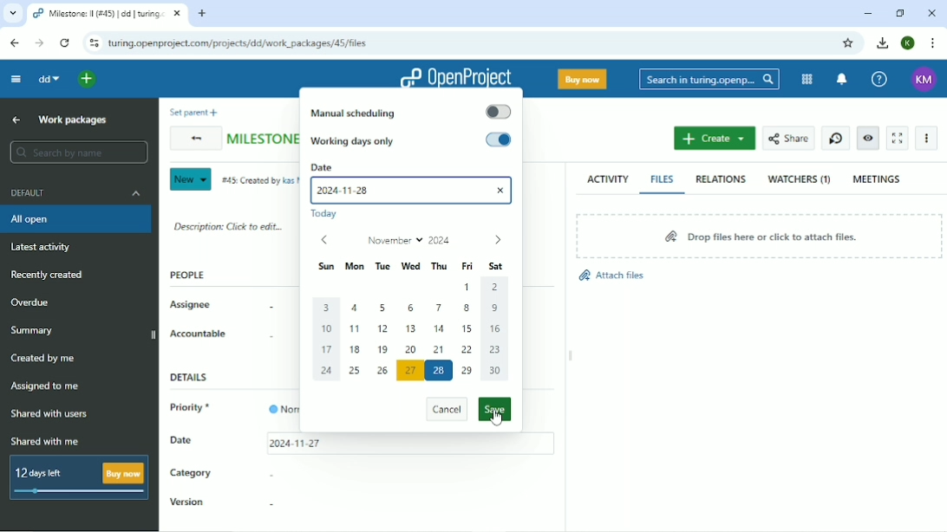 This screenshot has width=947, height=532. Describe the element at coordinates (847, 43) in the screenshot. I see `Bookmark this tab` at that location.